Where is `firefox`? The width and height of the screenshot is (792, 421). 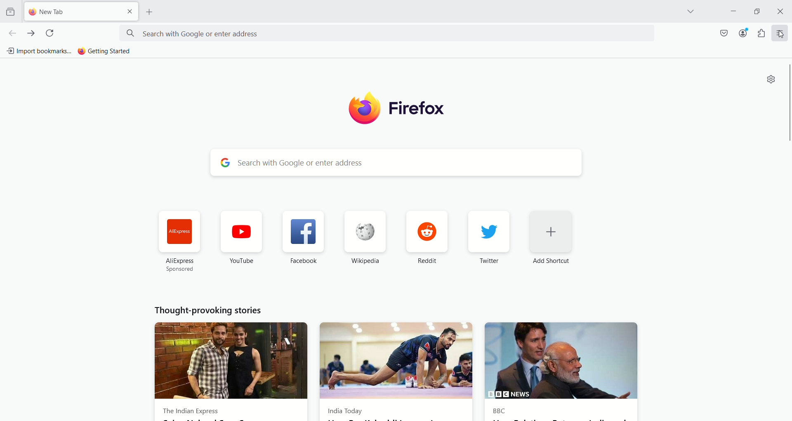 firefox is located at coordinates (425, 107).